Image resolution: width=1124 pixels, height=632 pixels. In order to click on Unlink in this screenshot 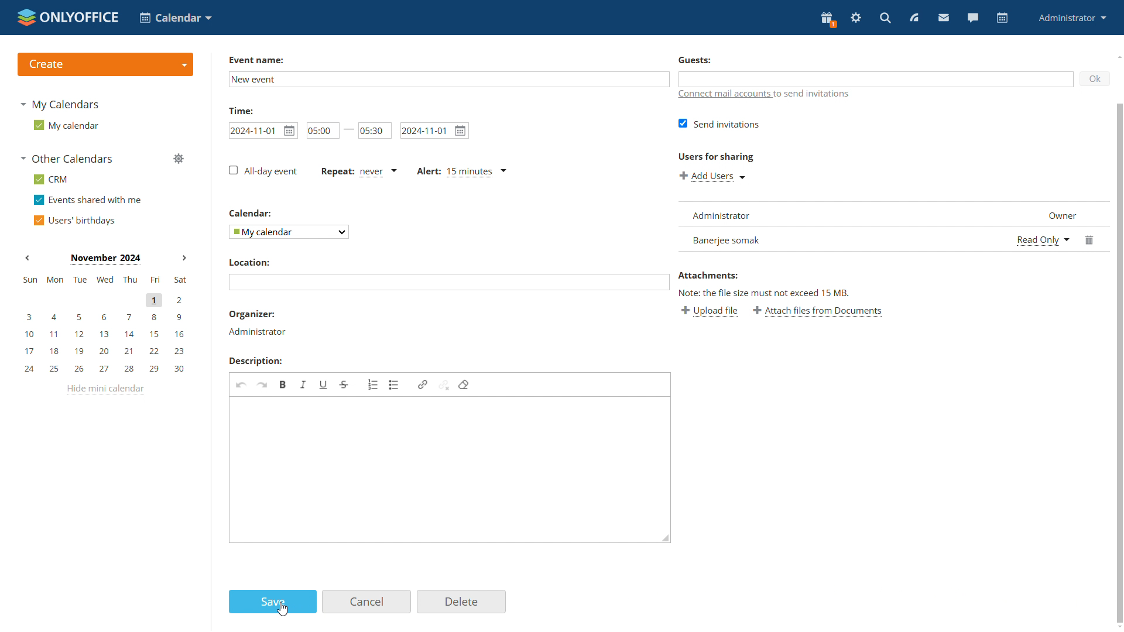, I will do `click(444, 386)`.